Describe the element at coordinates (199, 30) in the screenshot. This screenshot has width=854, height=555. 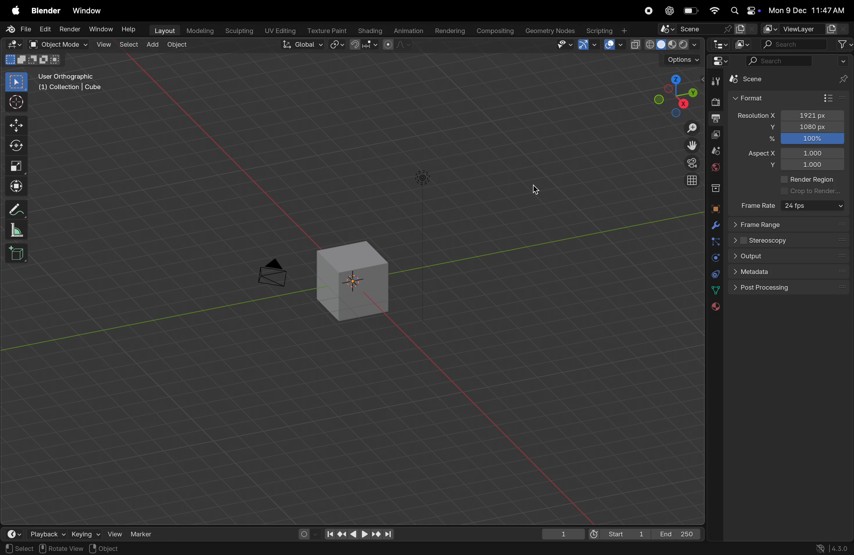
I see `modelling` at that location.